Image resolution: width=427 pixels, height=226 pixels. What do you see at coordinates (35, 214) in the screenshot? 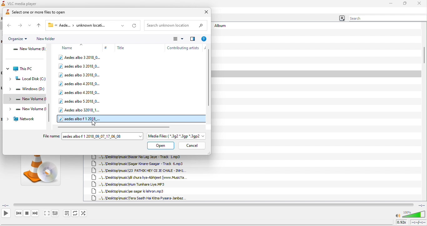
I see `next media` at bounding box center [35, 214].